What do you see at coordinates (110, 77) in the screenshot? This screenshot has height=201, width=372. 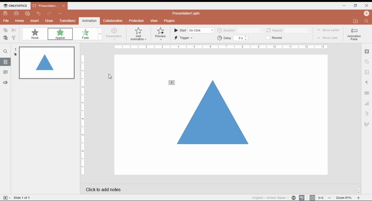 I see `mouse pointer` at bounding box center [110, 77].